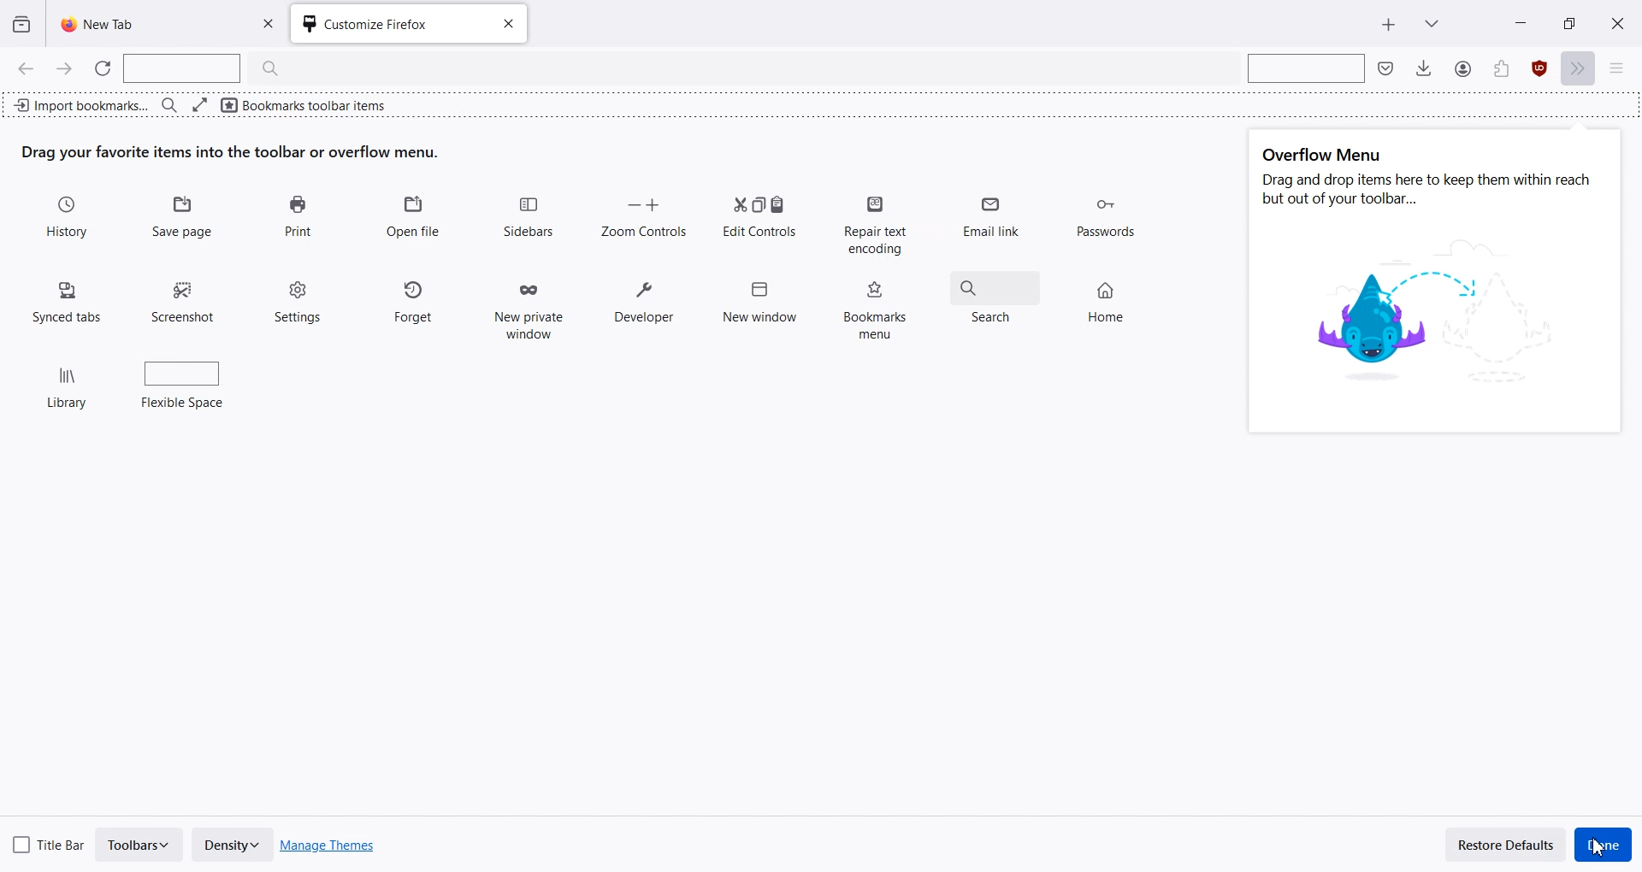  Describe the element at coordinates (24, 68) in the screenshot. I see `Go Back one page ` at that location.